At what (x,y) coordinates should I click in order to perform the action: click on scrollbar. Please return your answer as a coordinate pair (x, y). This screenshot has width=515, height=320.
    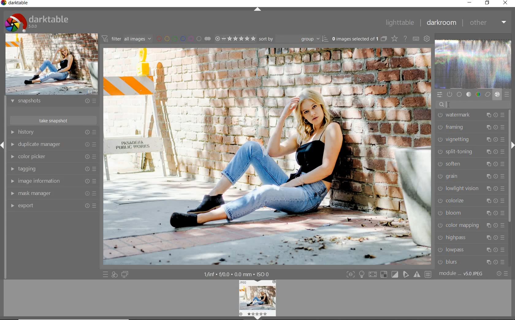
    Looking at the image, I should click on (509, 168).